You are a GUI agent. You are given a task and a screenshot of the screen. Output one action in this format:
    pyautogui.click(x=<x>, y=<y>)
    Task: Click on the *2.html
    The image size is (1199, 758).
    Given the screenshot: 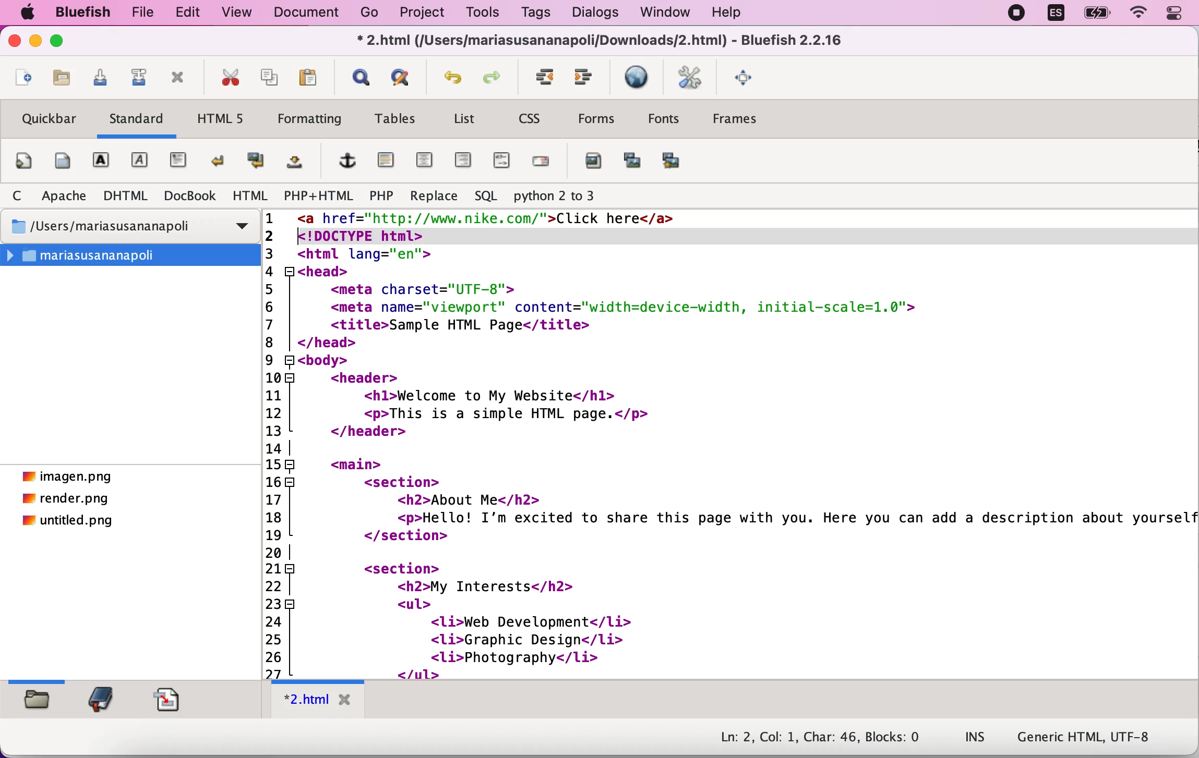 What is the action you would take?
    pyautogui.click(x=318, y=702)
    